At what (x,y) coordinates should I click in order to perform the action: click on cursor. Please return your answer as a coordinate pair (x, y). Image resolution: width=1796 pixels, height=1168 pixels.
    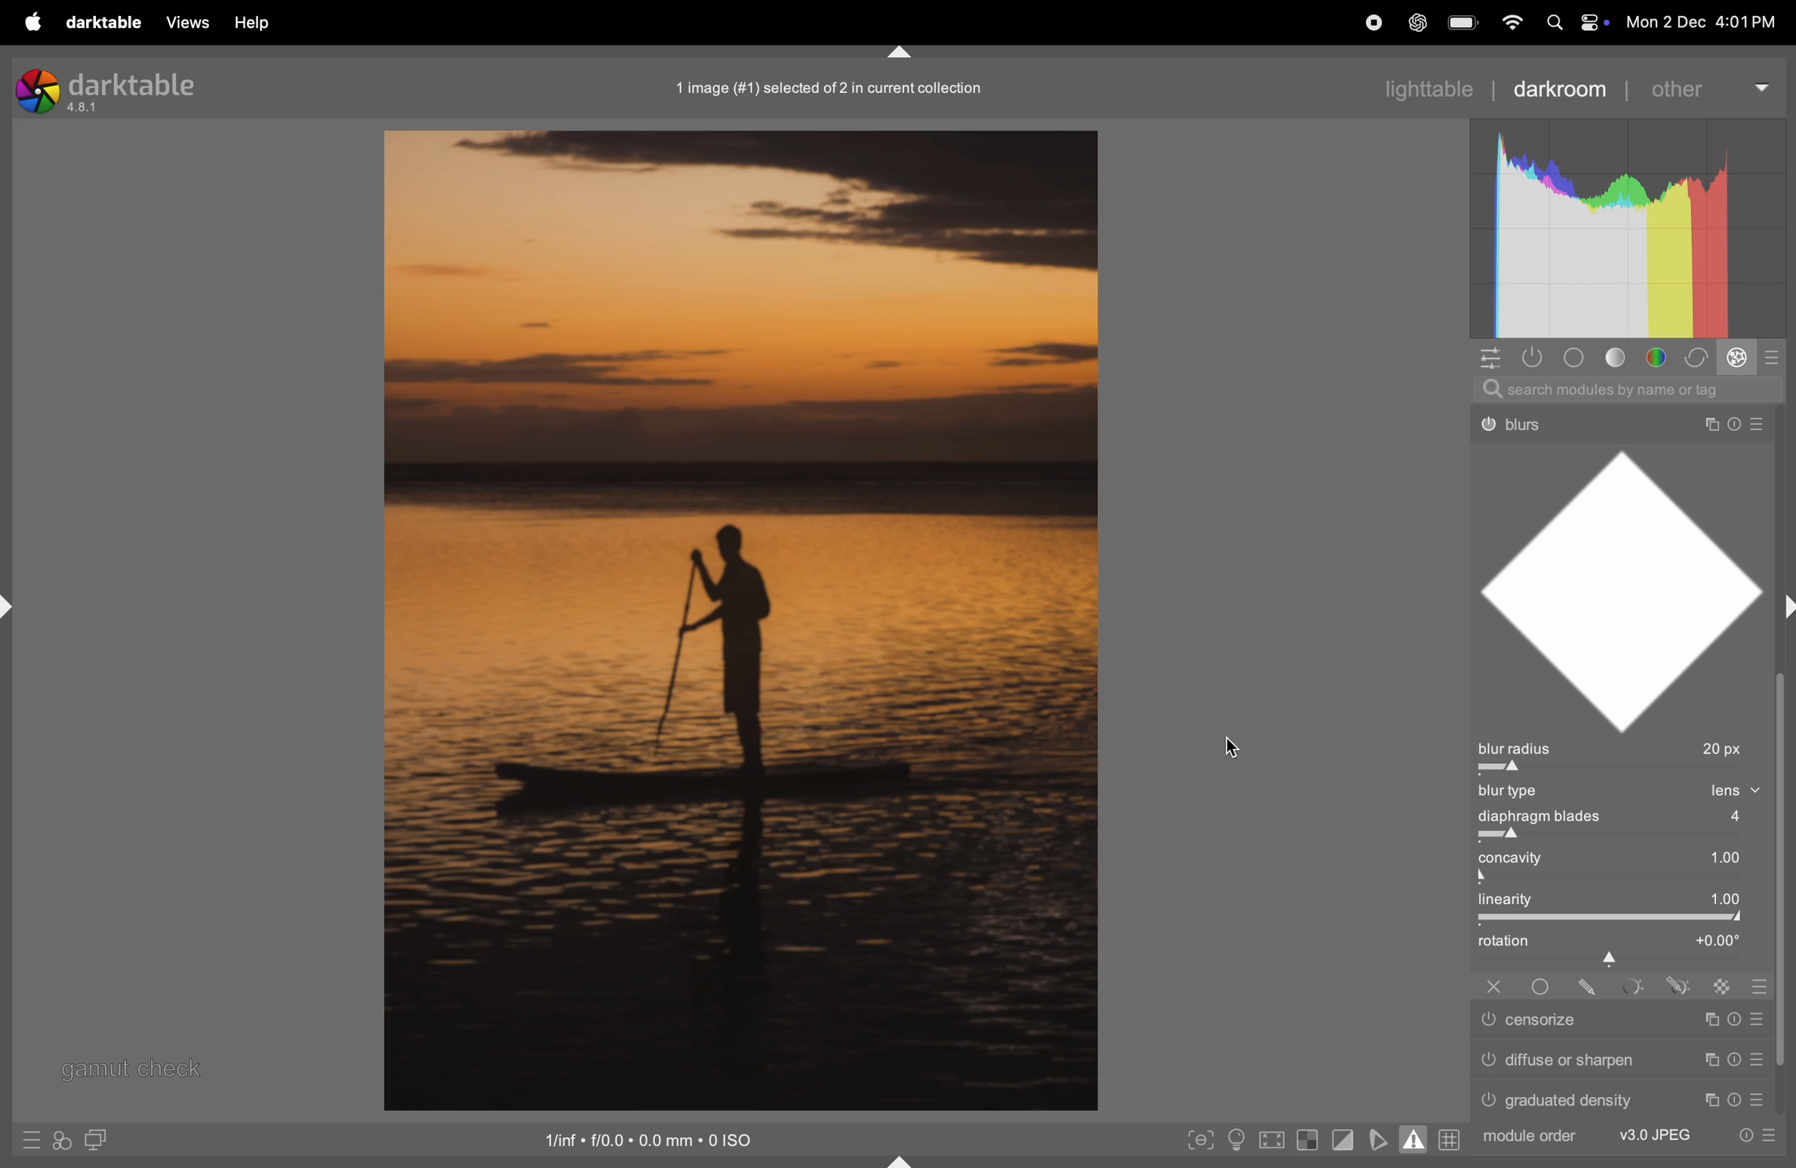
    Looking at the image, I should click on (1235, 748).